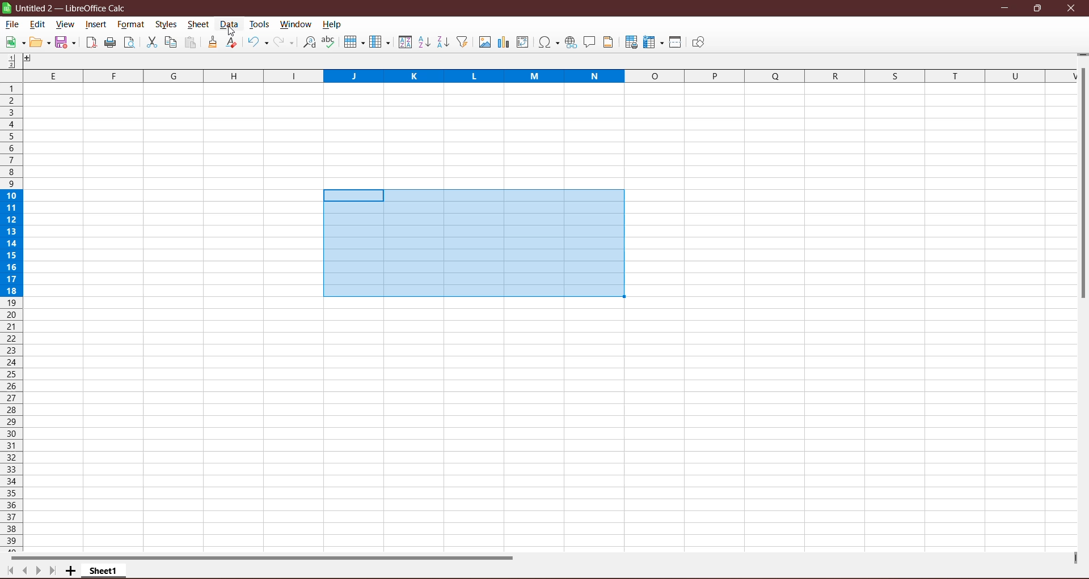 This screenshot has height=579, width=1089. Describe the element at coordinates (229, 24) in the screenshot. I see `Data` at that location.